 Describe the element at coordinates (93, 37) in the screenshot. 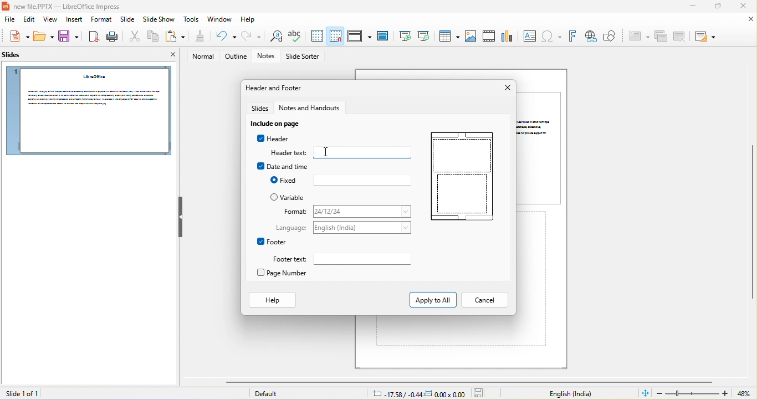

I see `export directly as pdf` at that location.